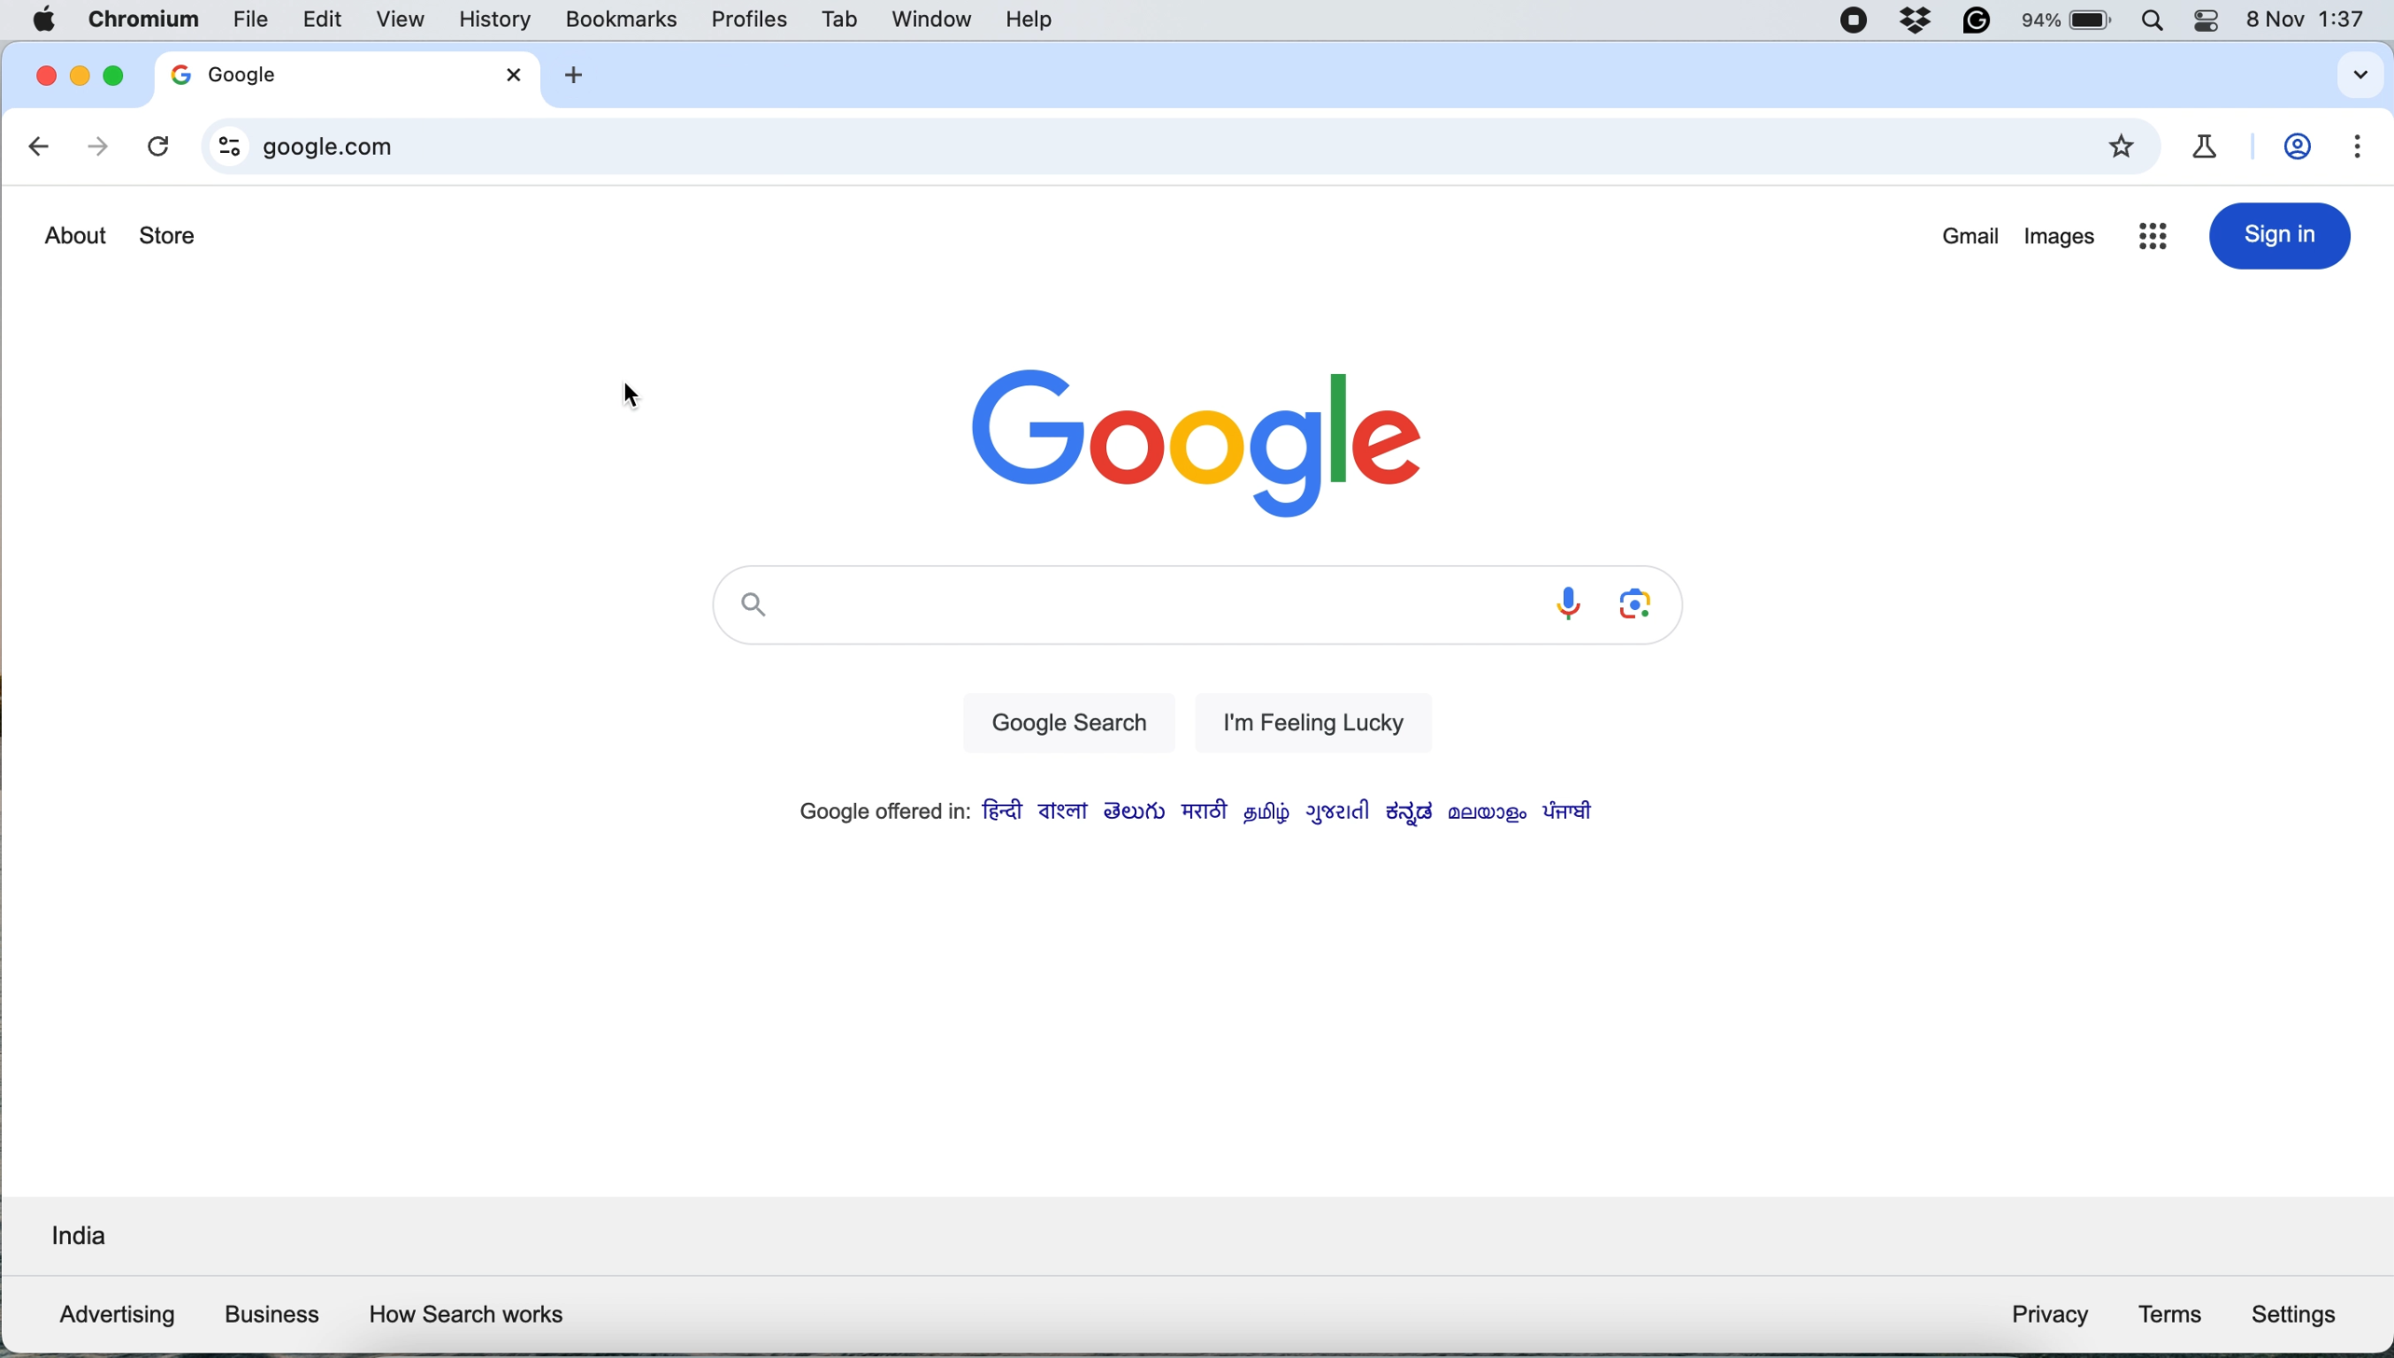 The image size is (2394, 1358). I want to click on privacy, so click(2049, 1318).